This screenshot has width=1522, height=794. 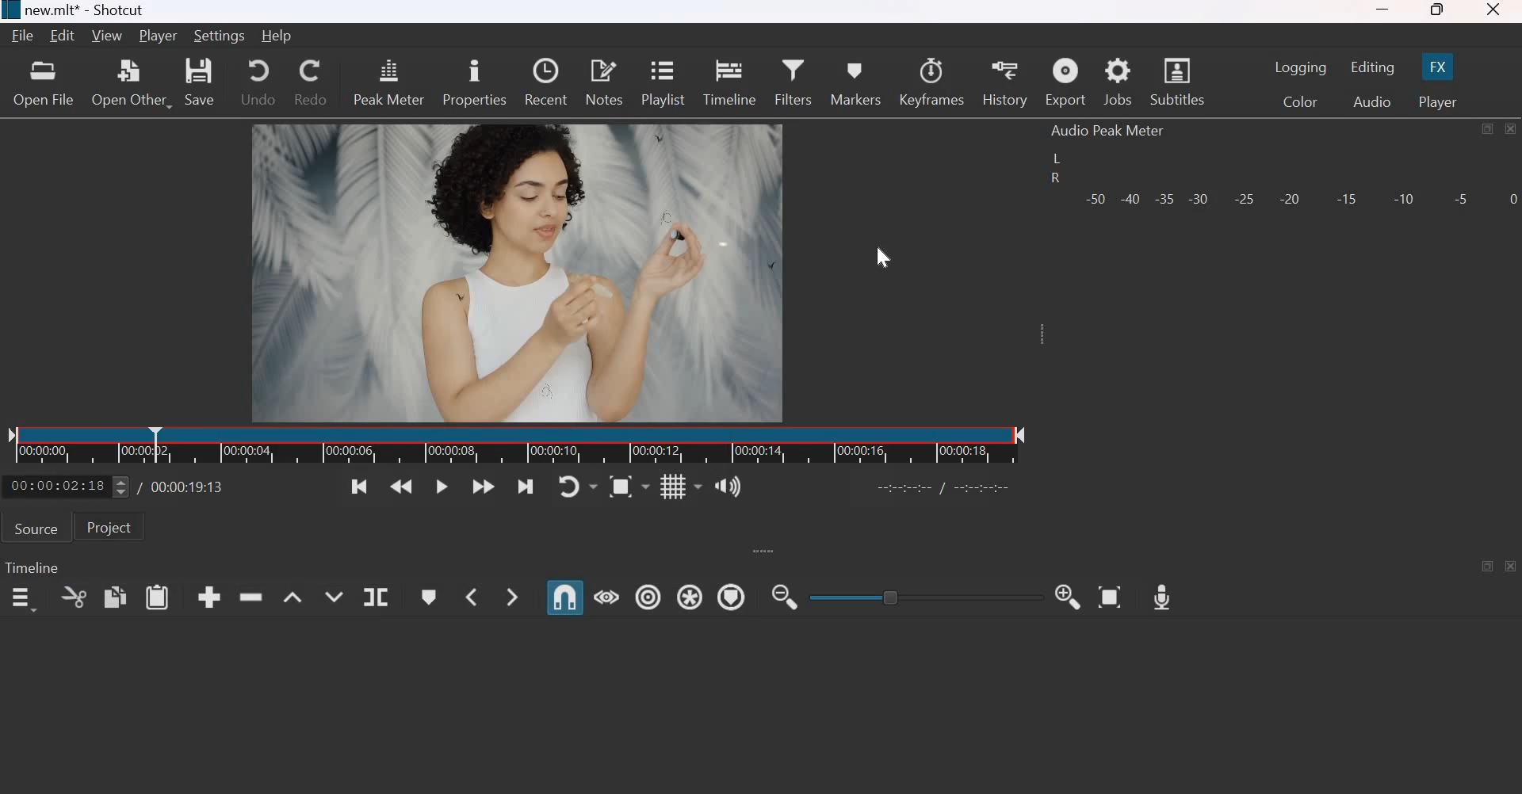 What do you see at coordinates (1373, 101) in the screenshot?
I see `Audio` at bounding box center [1373, 101].